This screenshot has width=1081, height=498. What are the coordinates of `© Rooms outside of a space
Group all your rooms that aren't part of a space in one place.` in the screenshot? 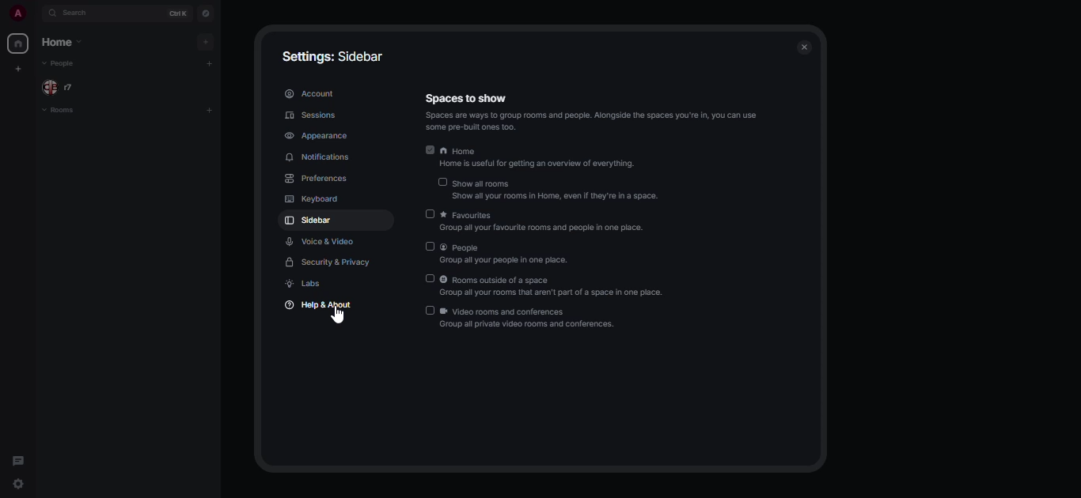 It's located at (544, 286).